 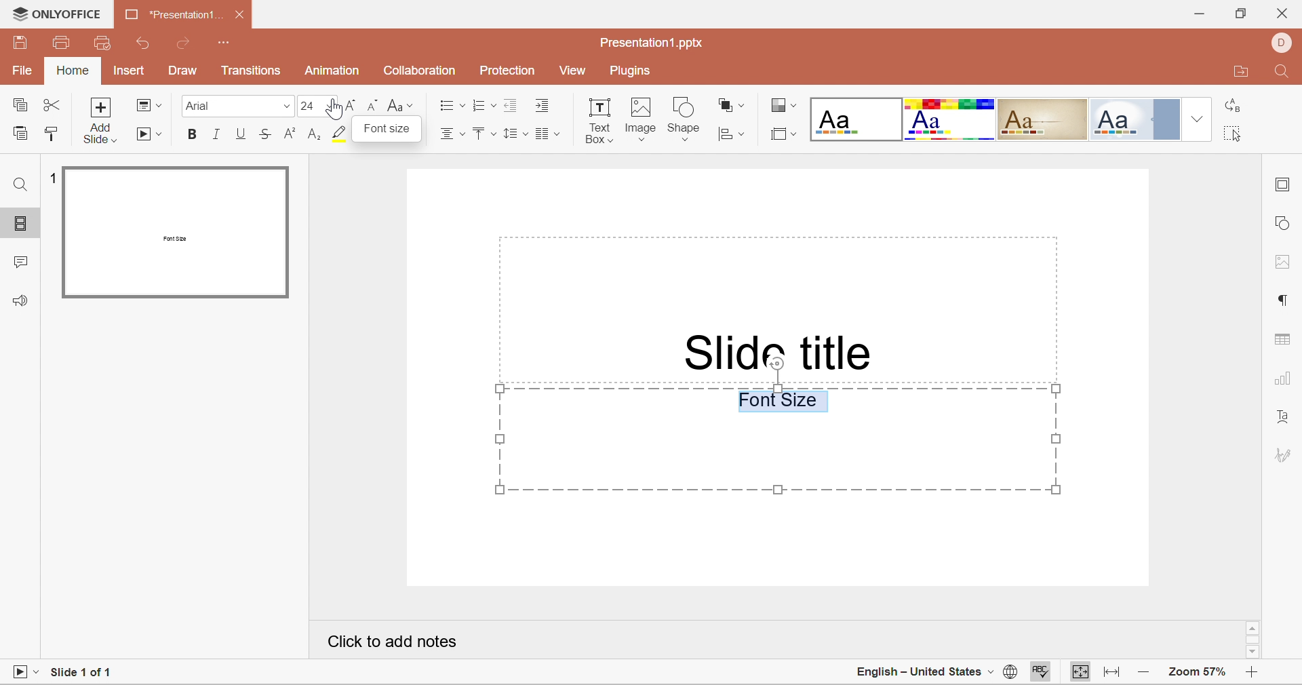 I want to click on Redo, so click(x=186, y=43).